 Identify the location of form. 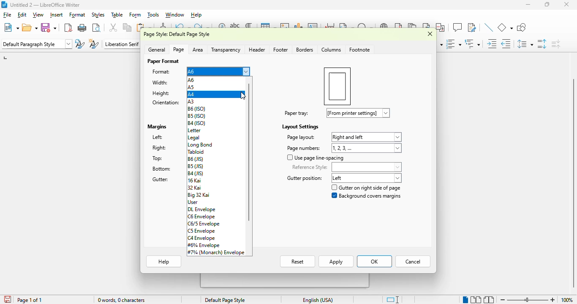
(135, 15).